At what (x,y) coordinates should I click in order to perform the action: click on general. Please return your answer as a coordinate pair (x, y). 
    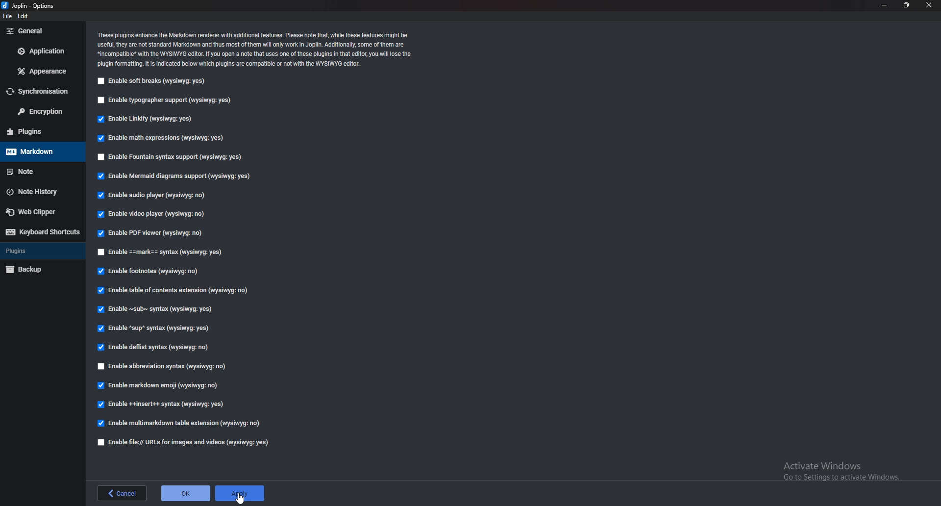
    Looking at the image, I should click on (39, 32).